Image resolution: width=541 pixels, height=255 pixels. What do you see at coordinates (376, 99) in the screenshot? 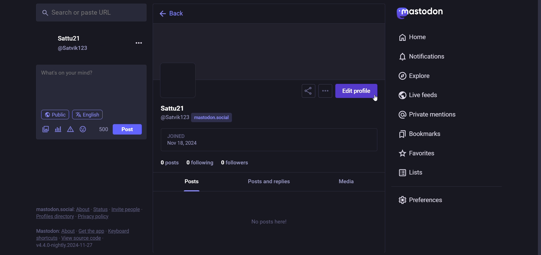
I see `cursor` at bounding box center [376, 99].